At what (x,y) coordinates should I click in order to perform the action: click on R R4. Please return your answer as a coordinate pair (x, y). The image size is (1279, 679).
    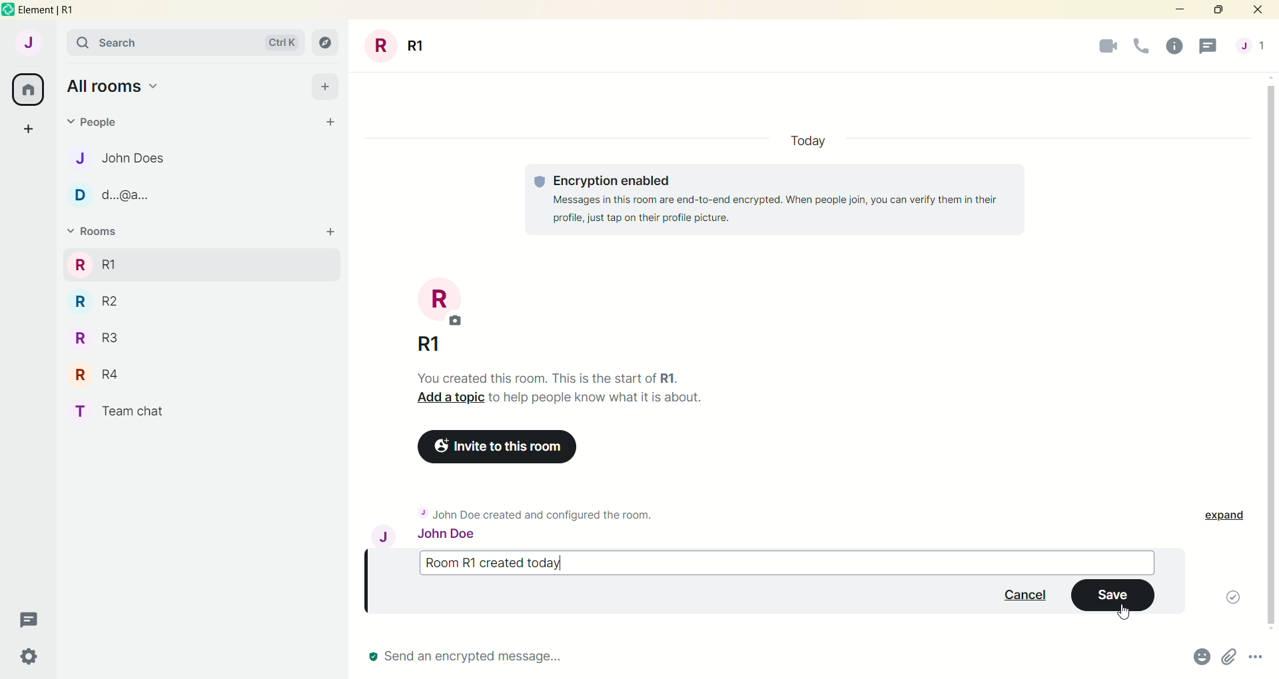
    Looking at the image, I should click on (93, 373).